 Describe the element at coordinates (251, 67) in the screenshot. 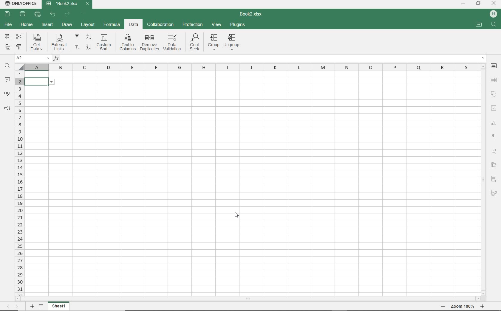

I see `COLUMNS` at that location.